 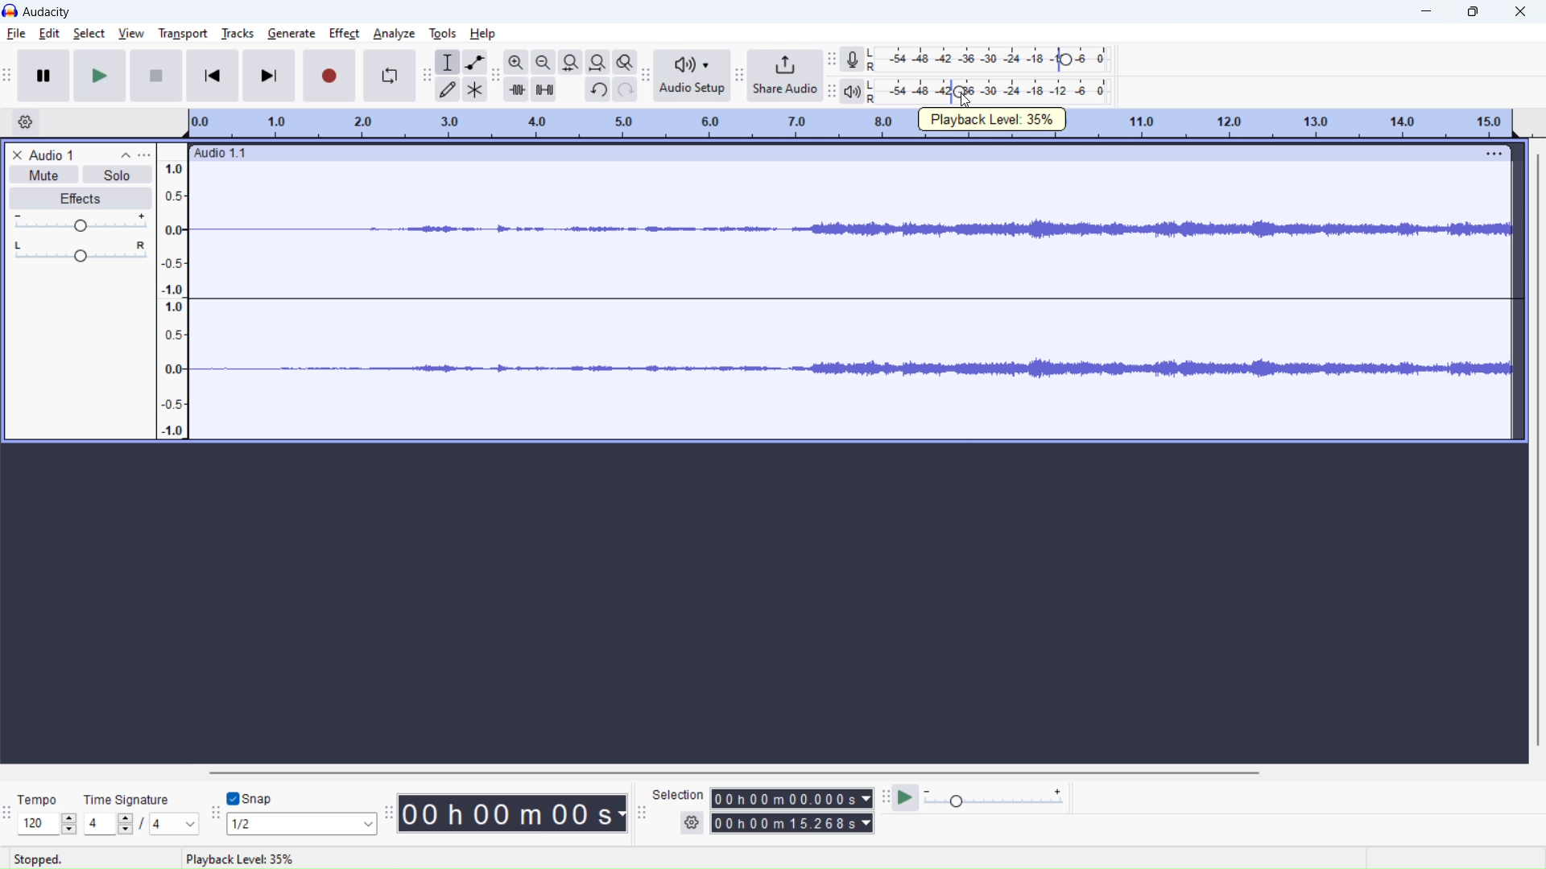 What do you see at coordinates (44, 175) in the screenshot?
I see `mute` at bounding box center [44, 175].